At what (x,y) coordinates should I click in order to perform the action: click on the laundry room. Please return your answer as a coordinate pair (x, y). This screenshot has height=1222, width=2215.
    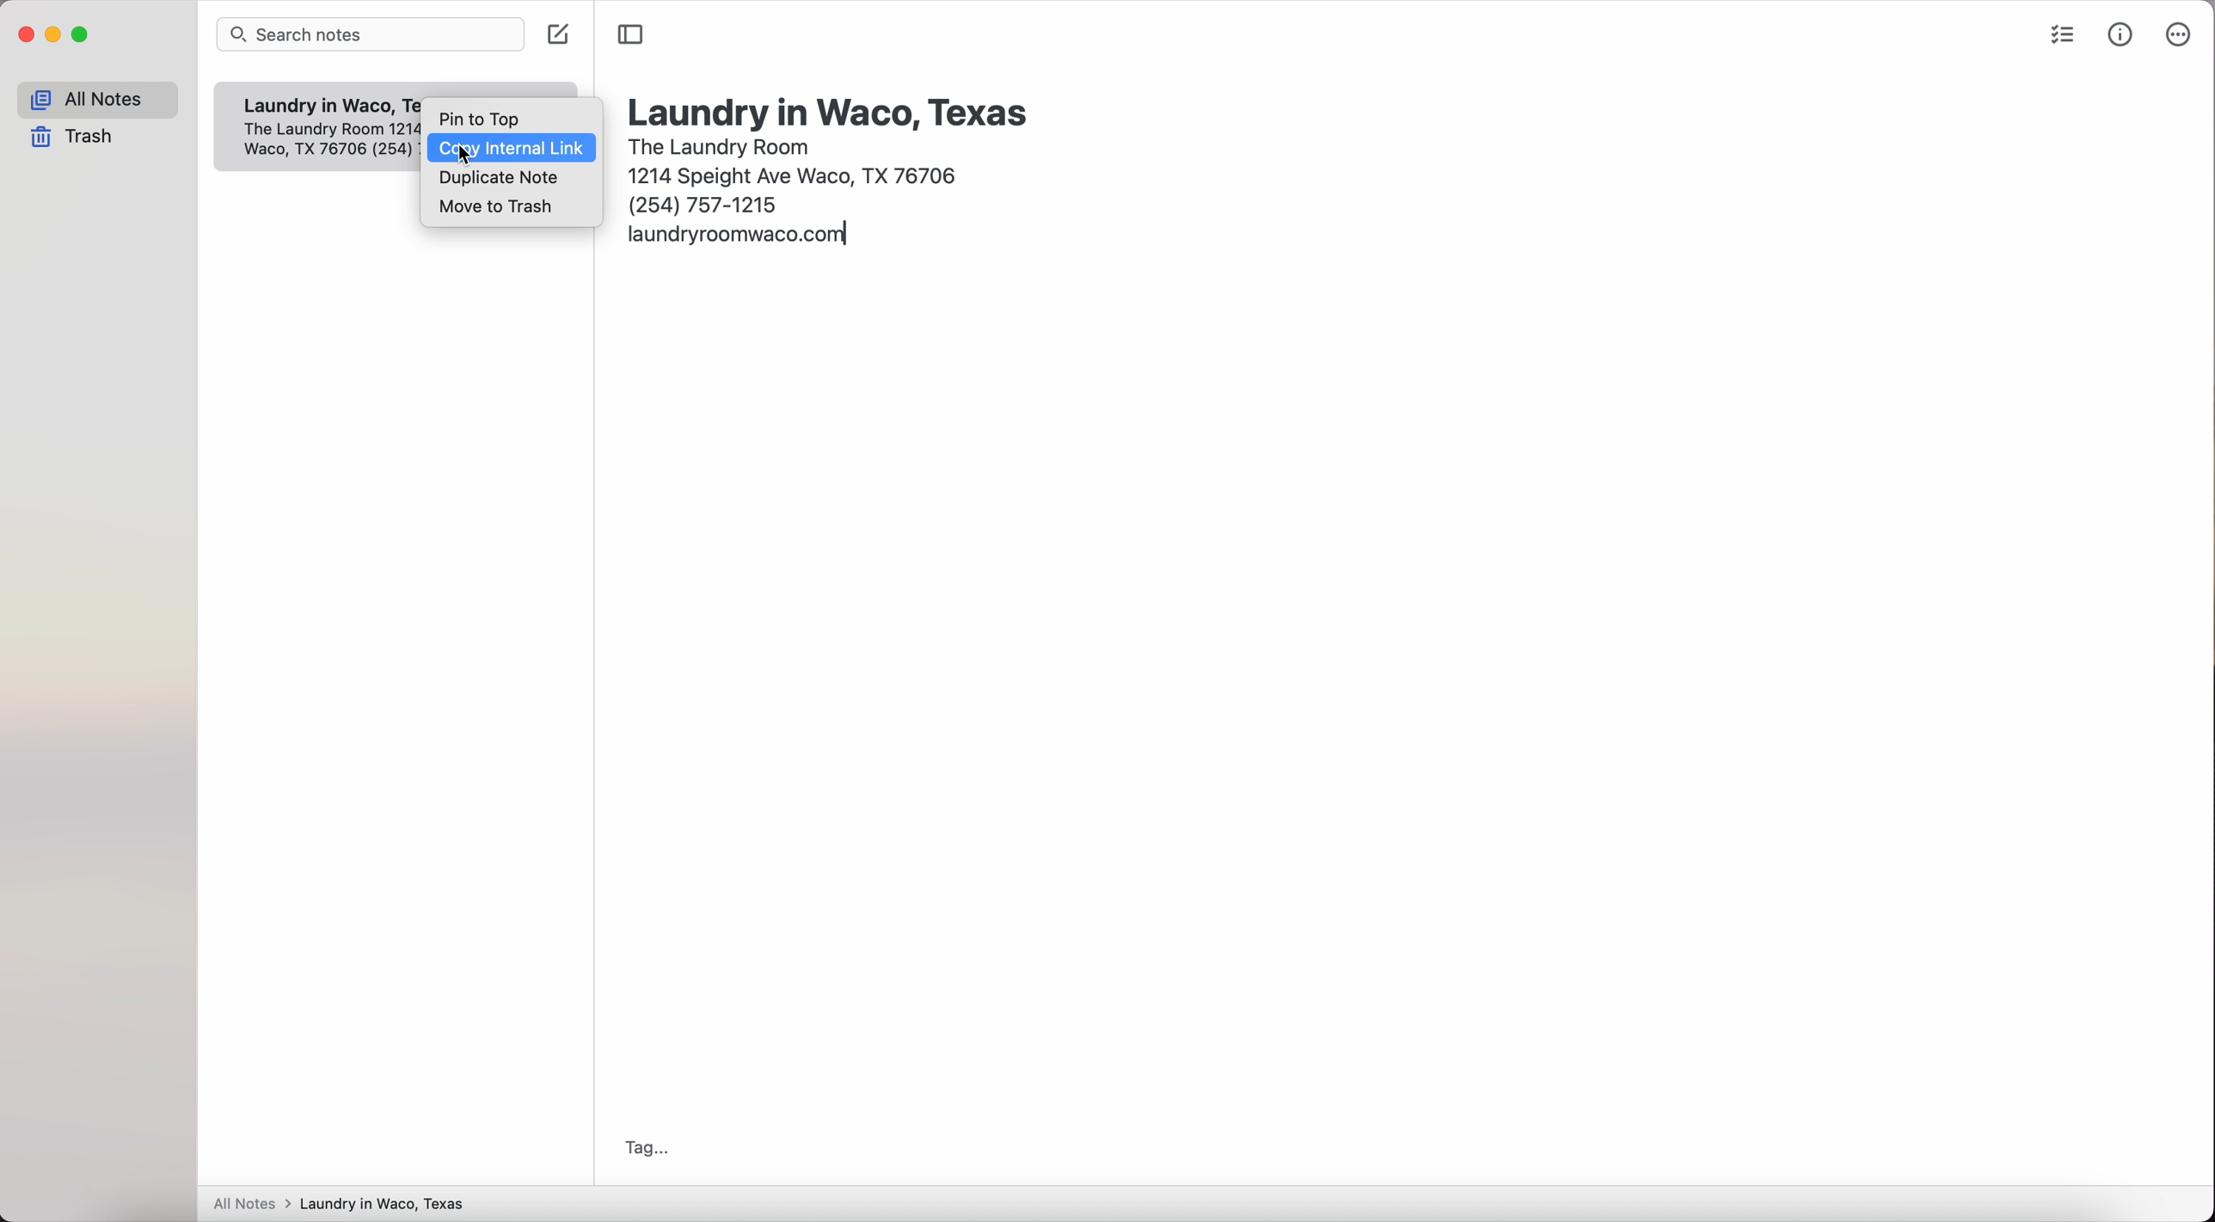
    Looking at the image, I should click on (721, 144).